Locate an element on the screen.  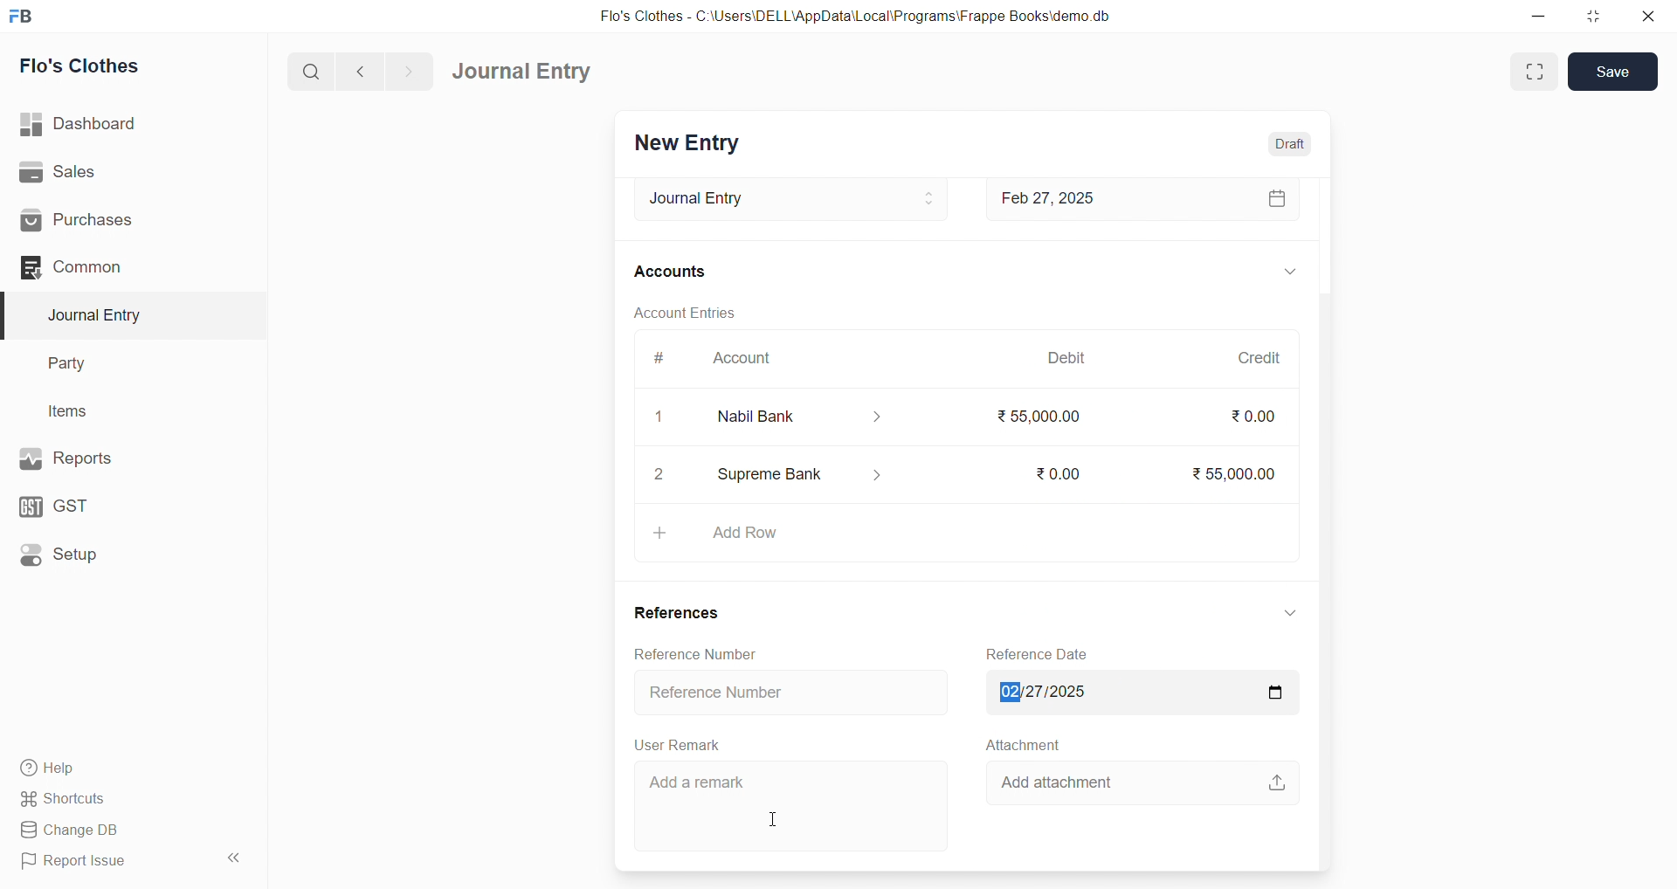
navigate backward is located at coordinates (362, 72).